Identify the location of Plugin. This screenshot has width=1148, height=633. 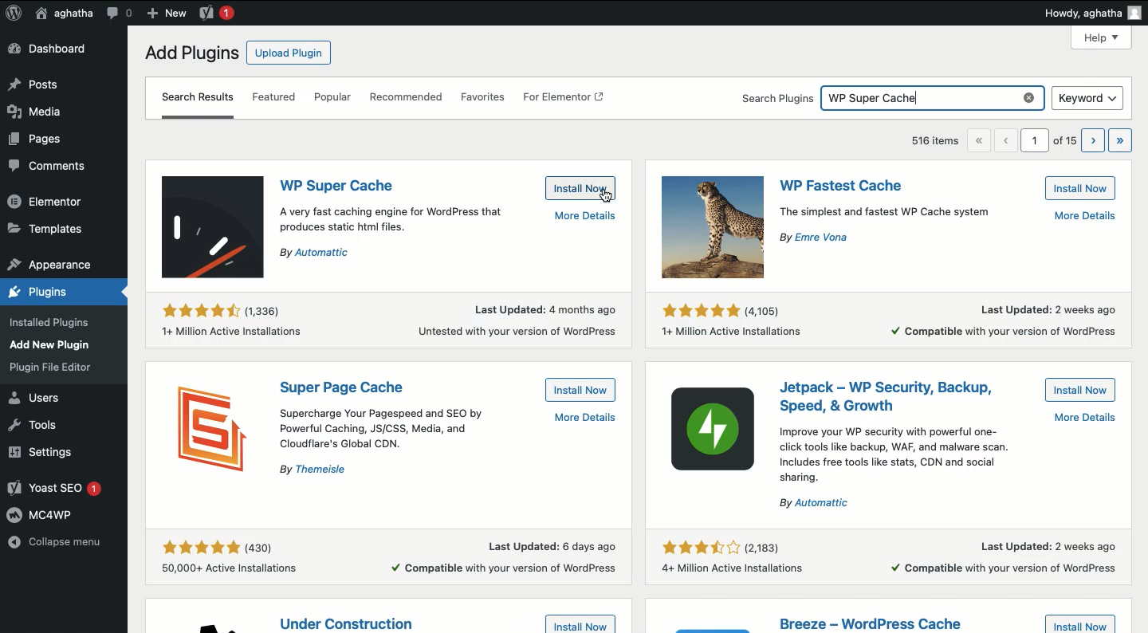
(883, 620).